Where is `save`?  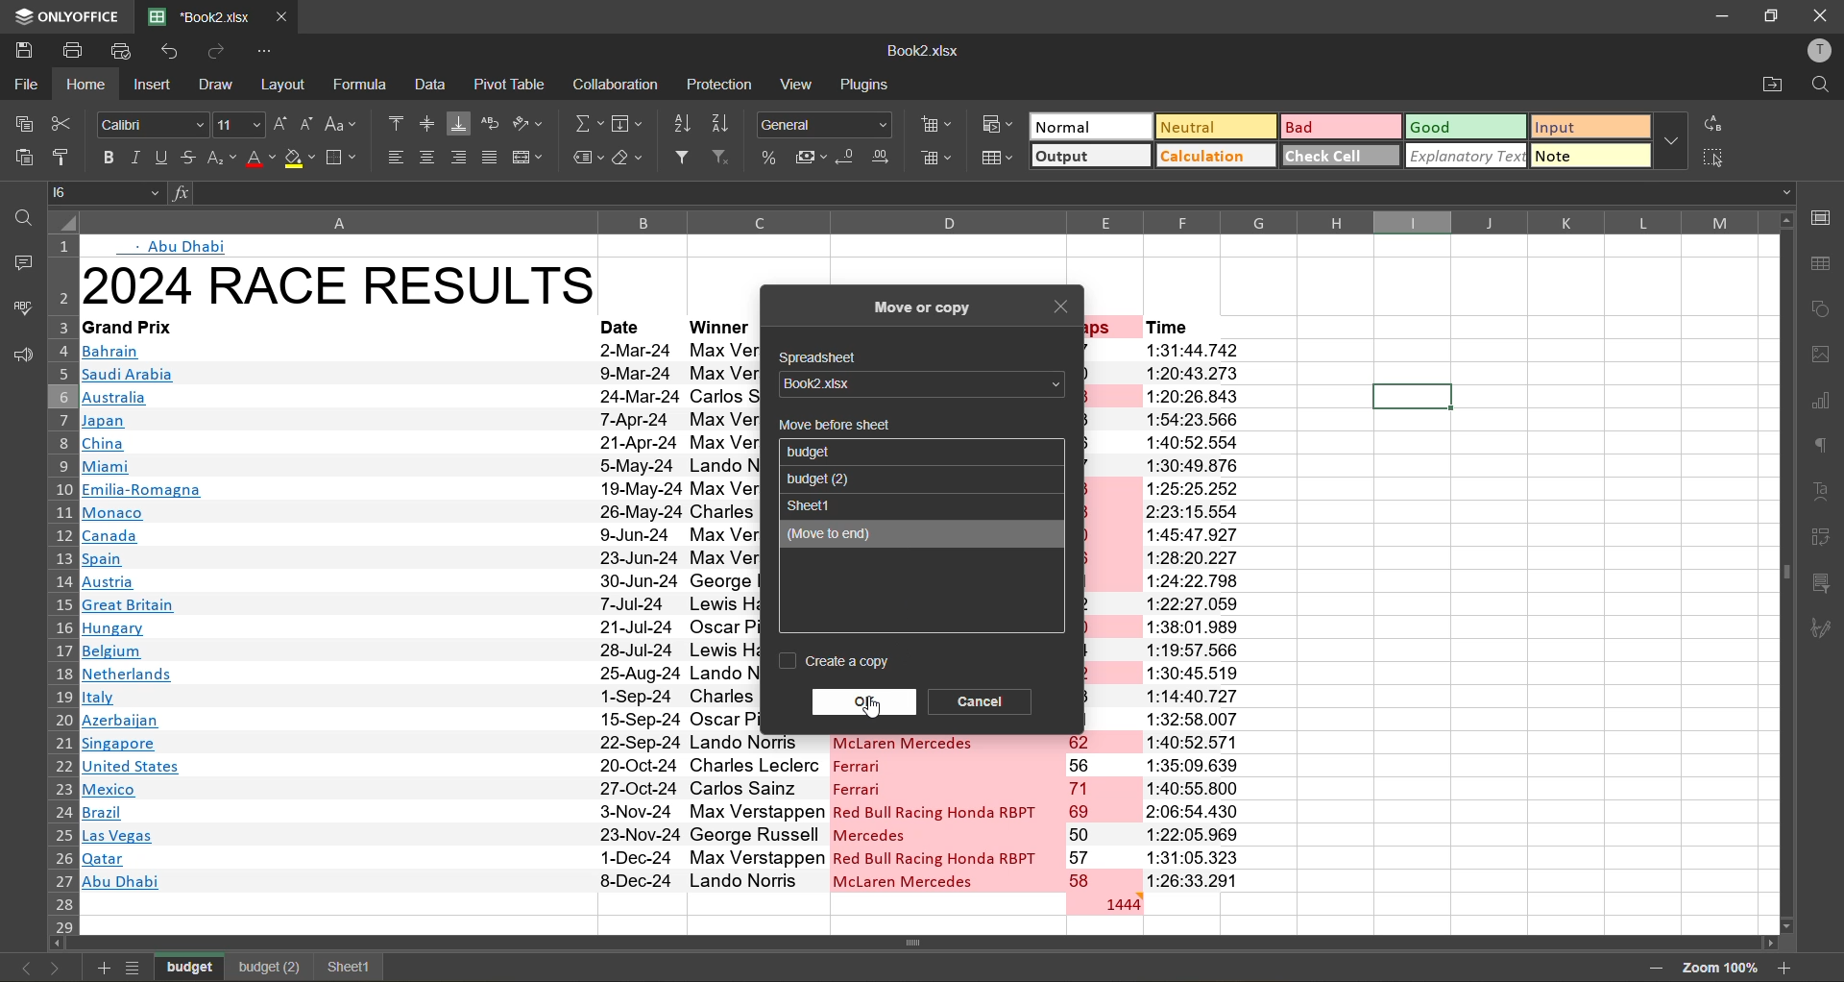
save is located at coordinates (22, 47).